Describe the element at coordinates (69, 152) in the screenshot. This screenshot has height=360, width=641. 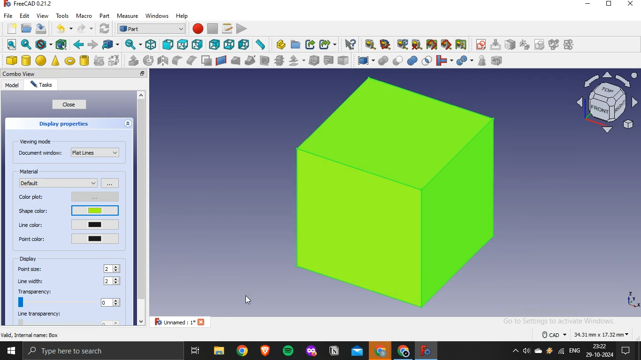
I see `document window` at that location.